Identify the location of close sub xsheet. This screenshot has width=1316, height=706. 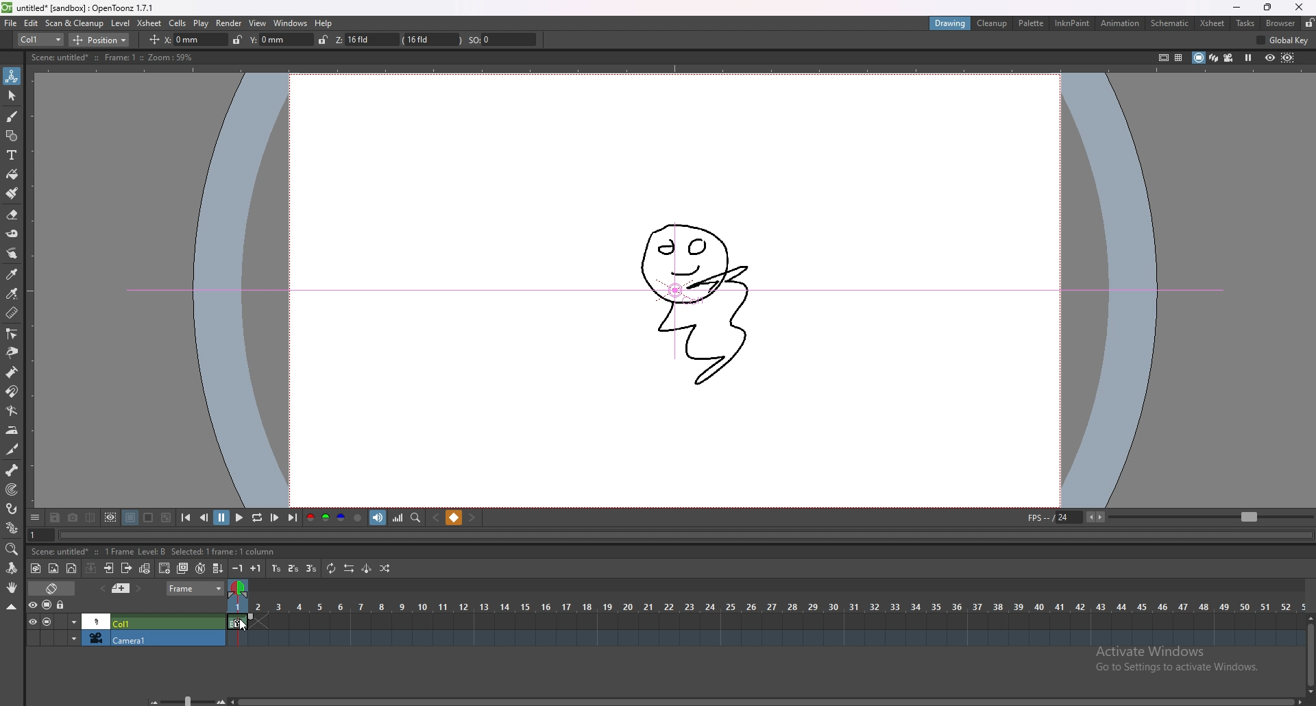
(126, 568).